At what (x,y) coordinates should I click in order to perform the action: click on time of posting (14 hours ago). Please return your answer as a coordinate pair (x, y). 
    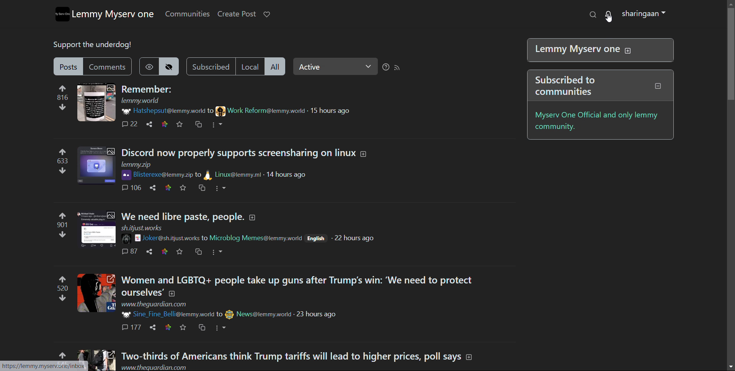
    Looking at the image, I should click on (286, 174).